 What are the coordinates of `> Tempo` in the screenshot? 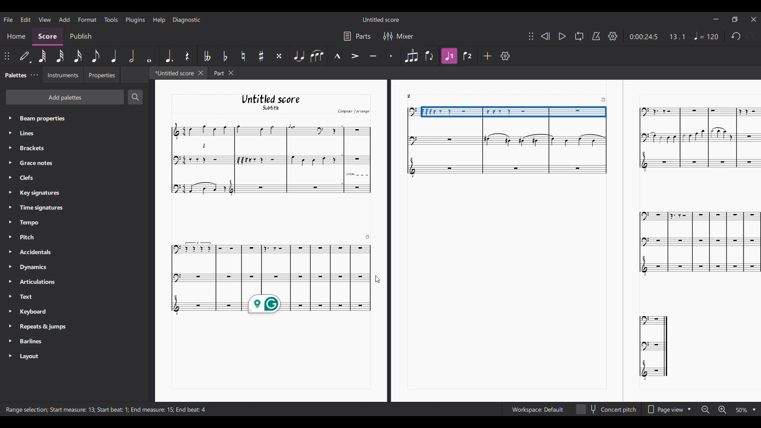 It's located at (26, 223).